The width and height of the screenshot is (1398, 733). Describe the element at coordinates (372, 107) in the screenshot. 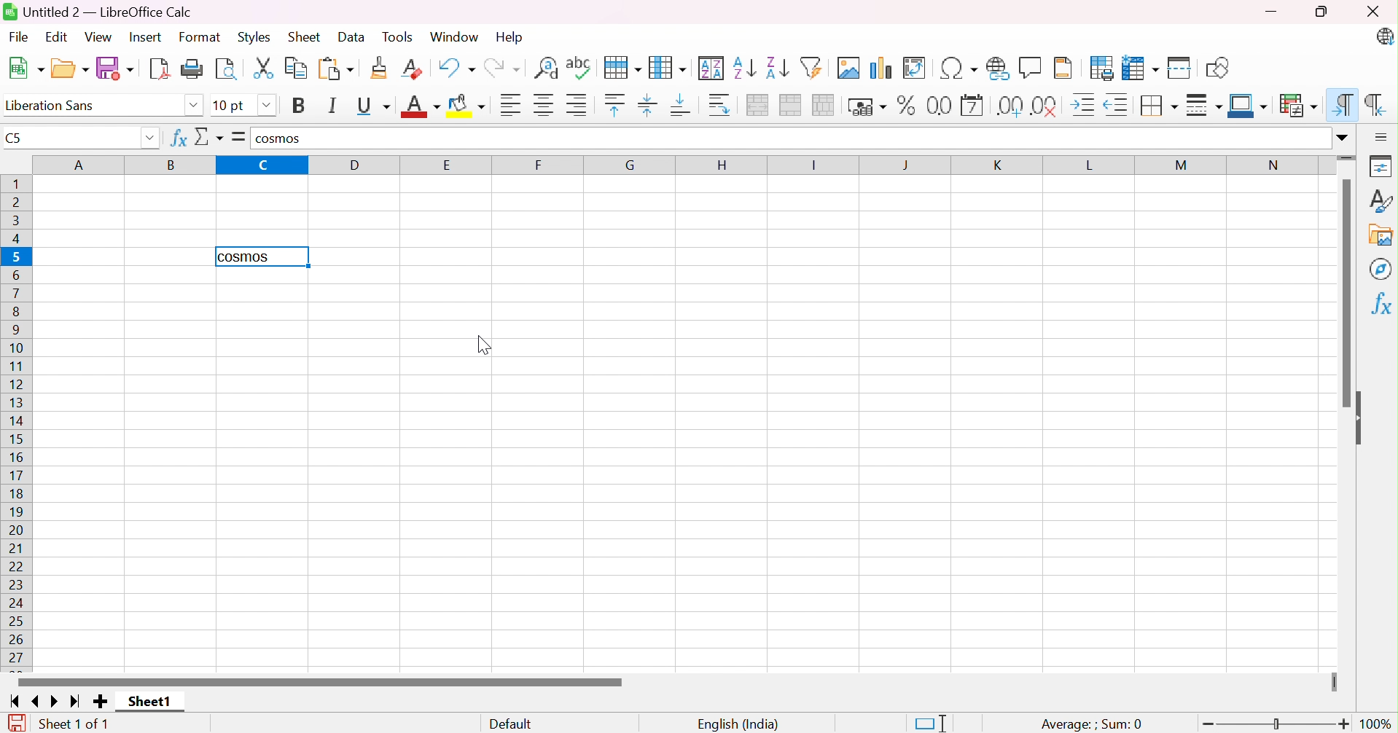

I see `Underline` at that location.